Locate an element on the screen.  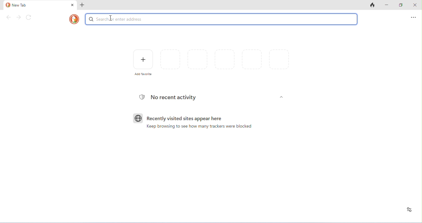
typing cursor is located at coordinates (111, 18).